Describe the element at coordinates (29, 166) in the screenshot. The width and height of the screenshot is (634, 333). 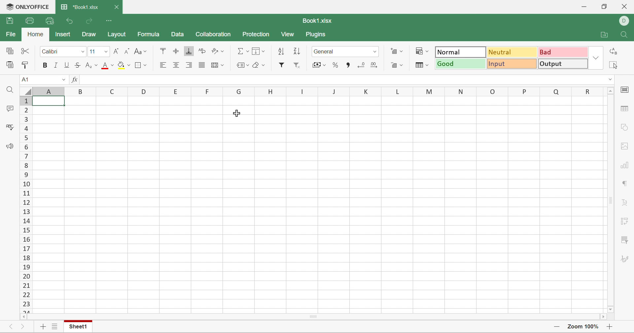
I see `8` at that location.